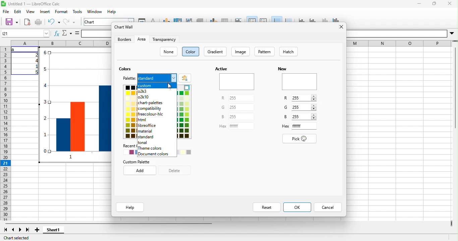 The height and width of the screenshot is (241, 458). Describe the element at coordinates (324, 19) in the screenshot. I see `z axis` at that location.